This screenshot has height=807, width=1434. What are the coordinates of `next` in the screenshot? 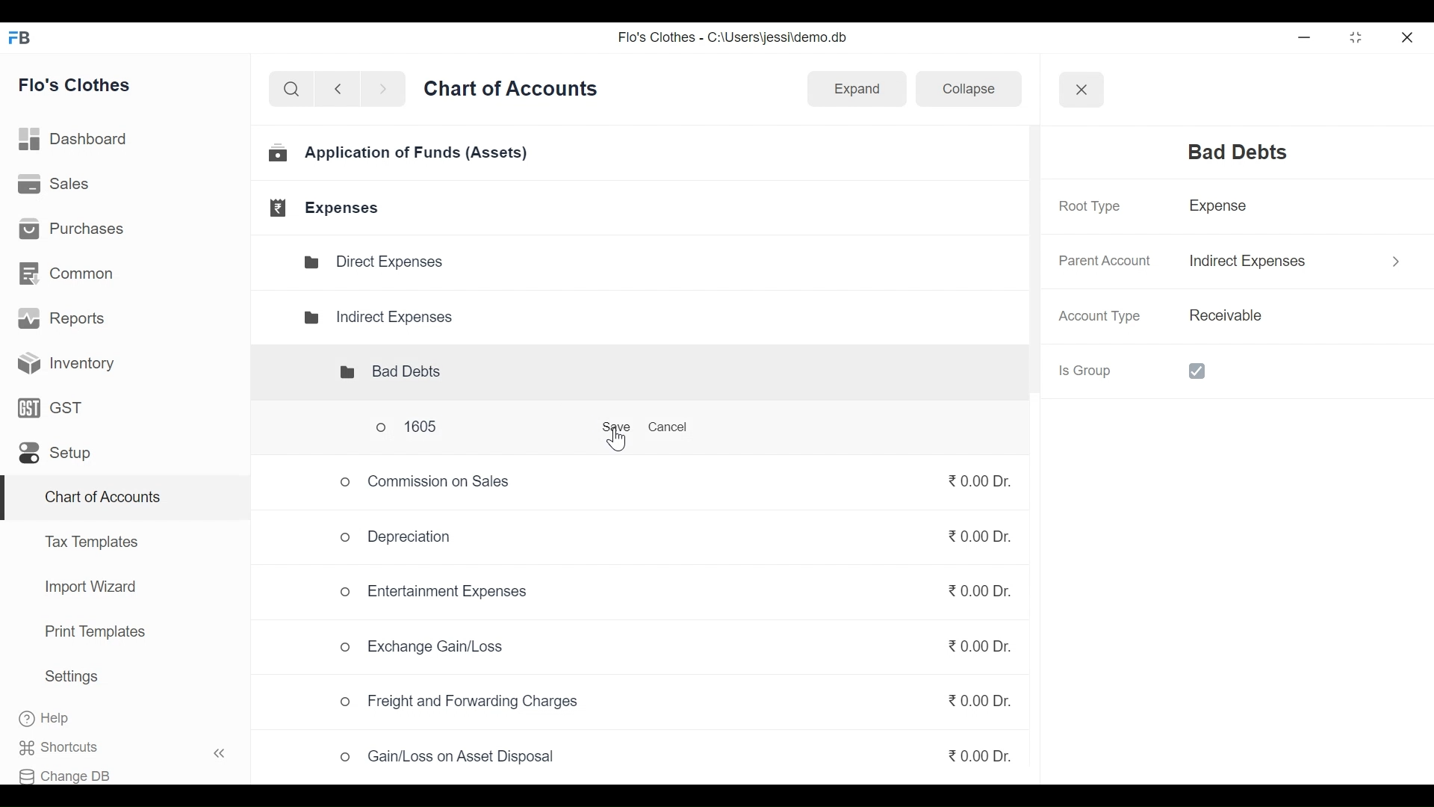 It's located at (385, 92).